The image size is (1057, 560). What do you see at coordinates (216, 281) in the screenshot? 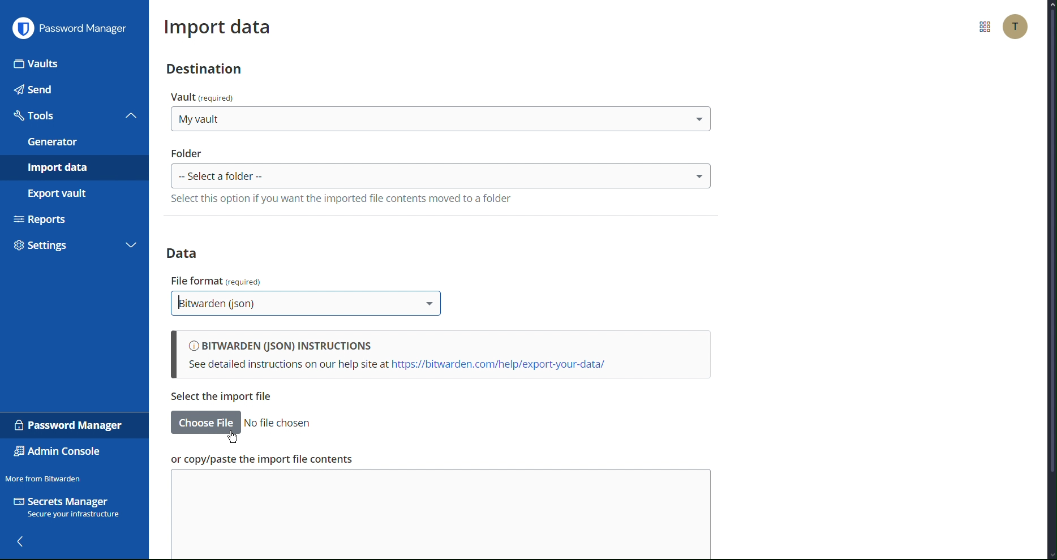
I see `file format` at bounding box center [216, 281].